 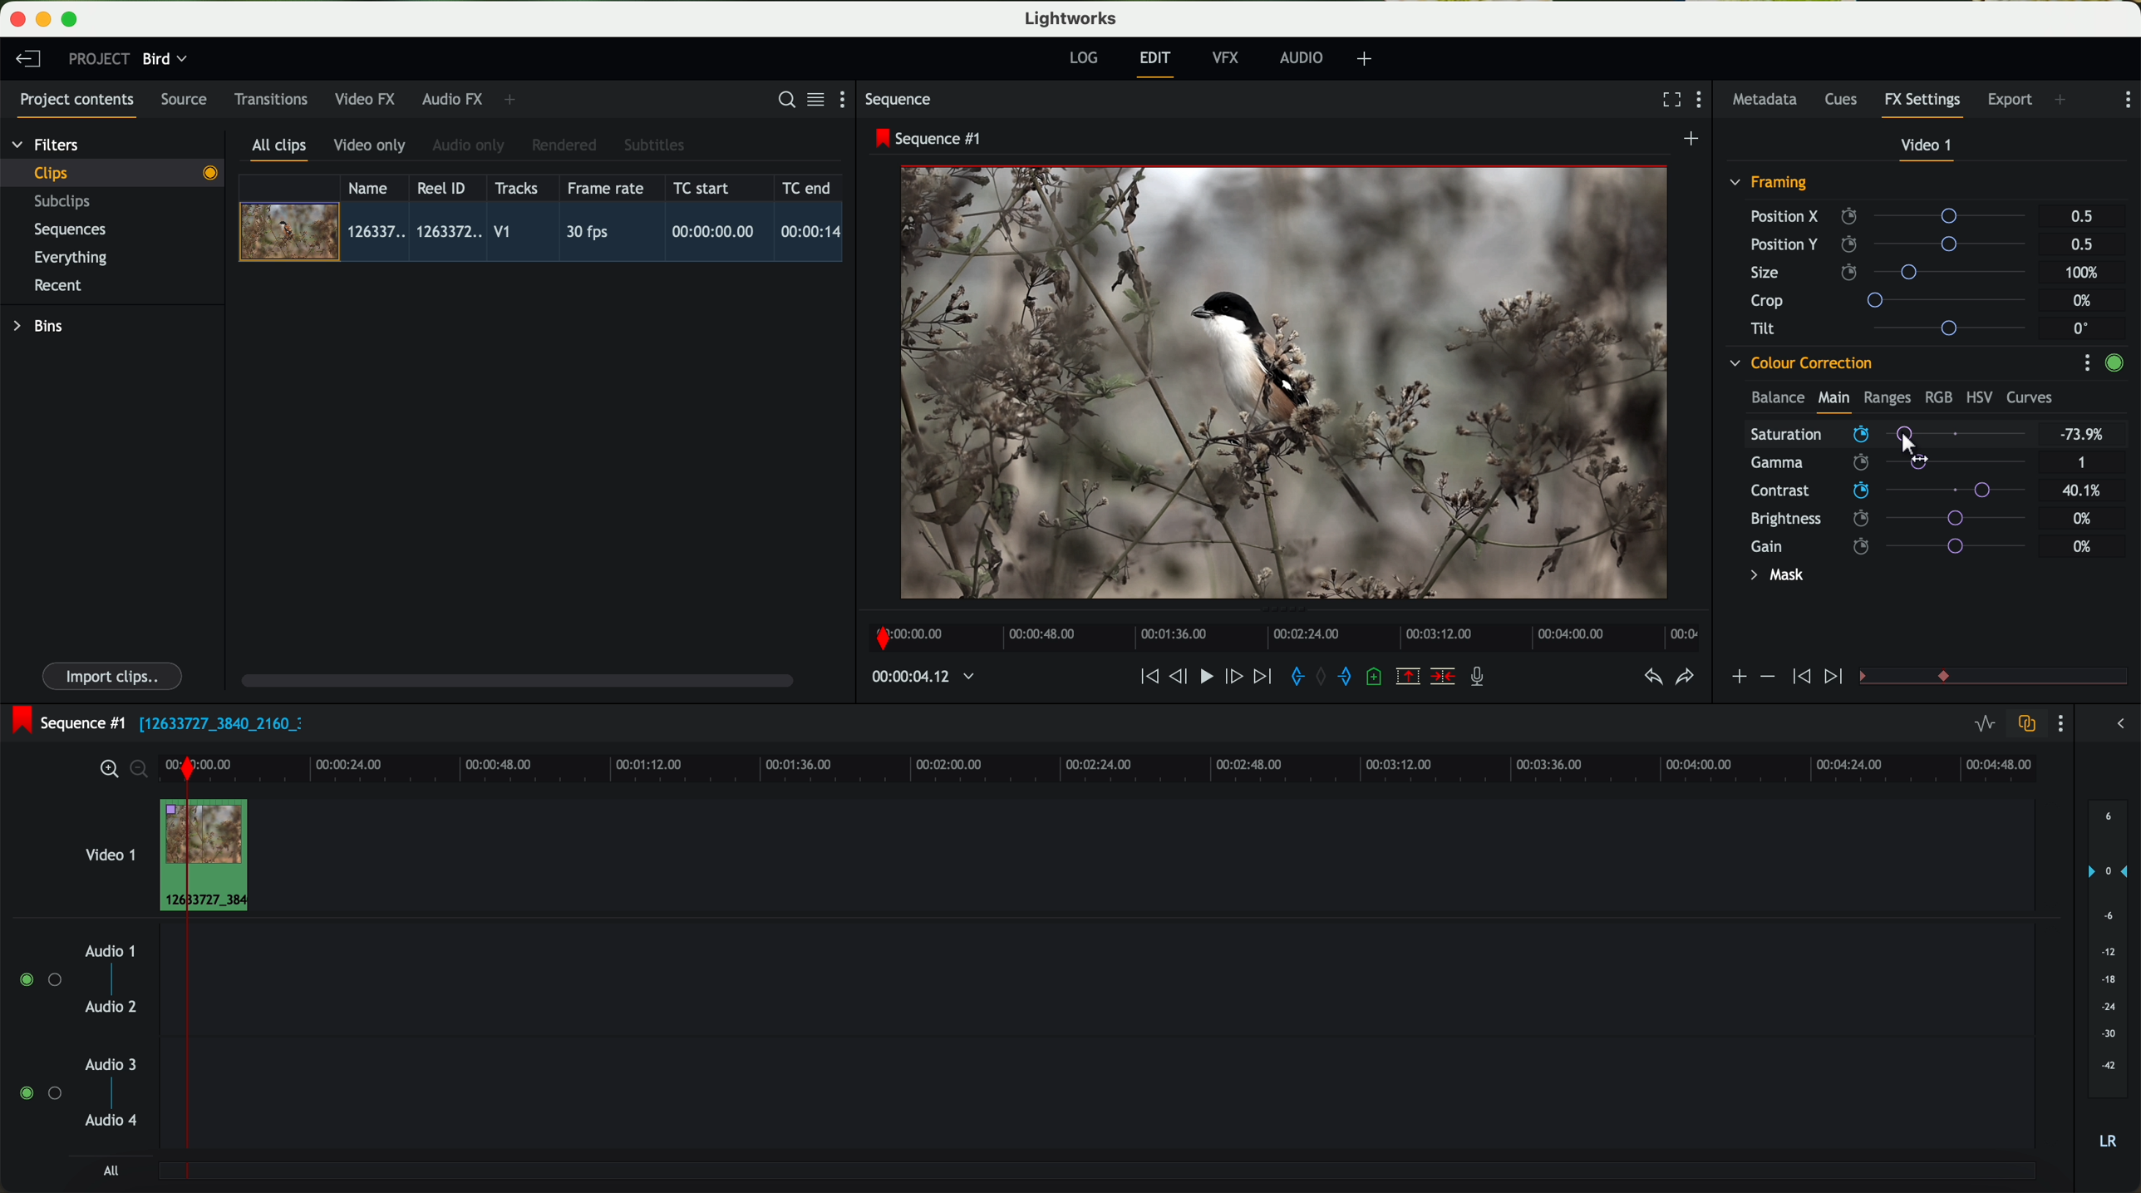 What do you see at coordinates (1205, 675) in the screenshot?
I see `play` at bounding box center [1205, 675].